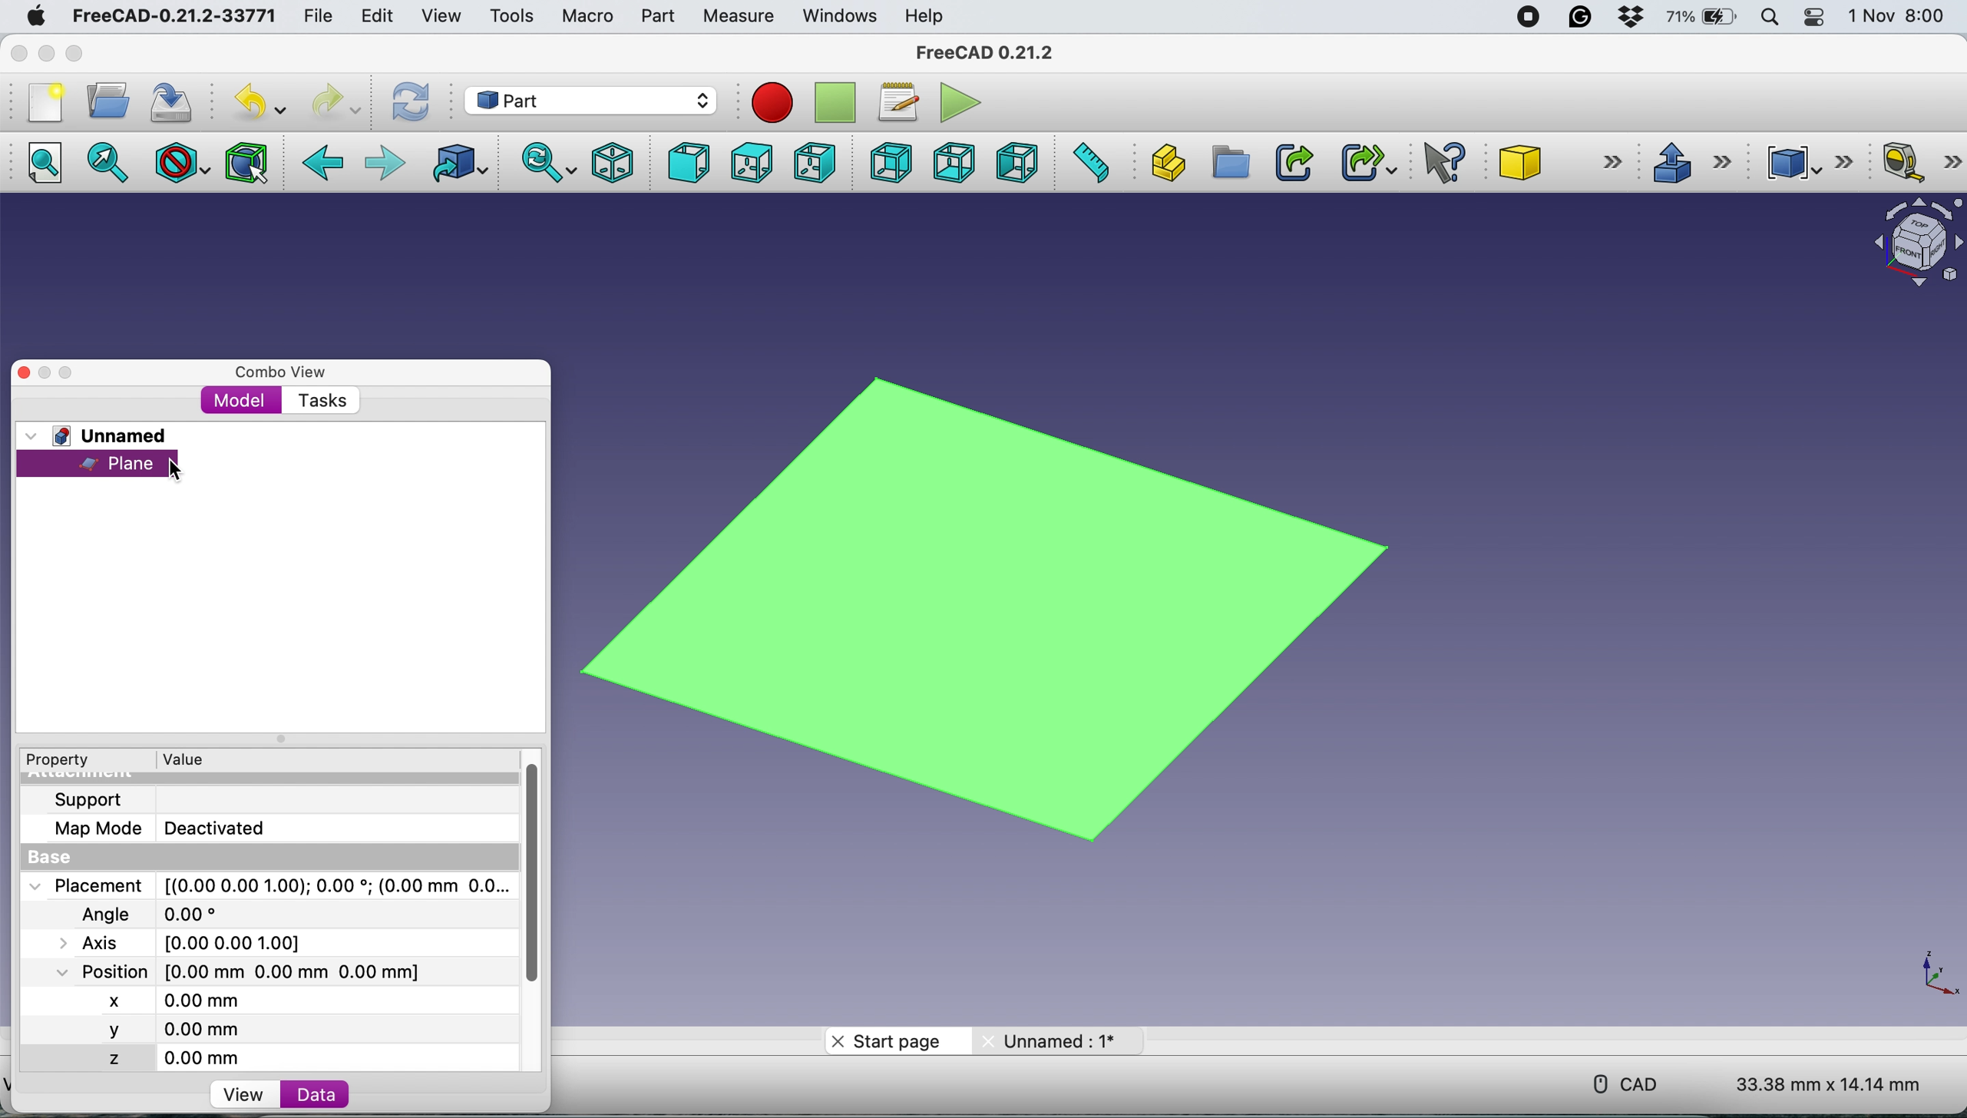 Image resolution: width=1967 pixels, height=1118 pixels. What do you see at coordinates (81, 776) in the screenshot?
I see `Attachment` at bounding box center [81, 776].